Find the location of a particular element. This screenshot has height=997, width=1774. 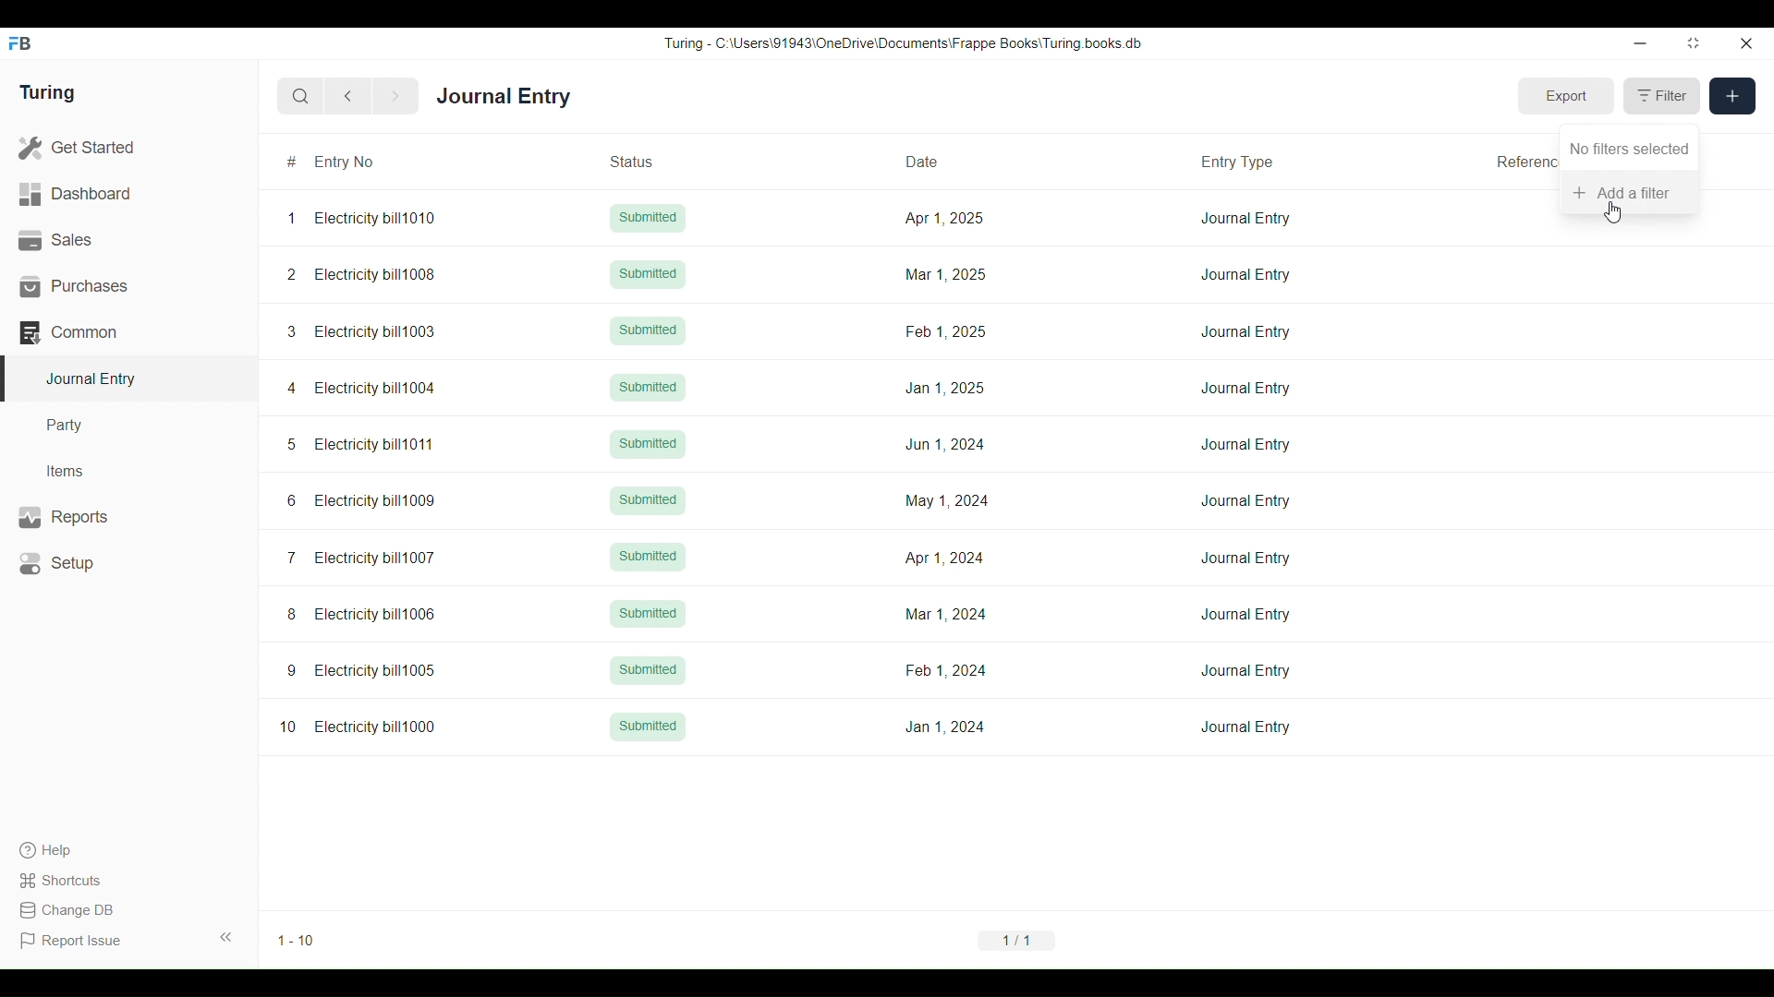

4 Electricity bill1004 is located at coordinates (362, 388).